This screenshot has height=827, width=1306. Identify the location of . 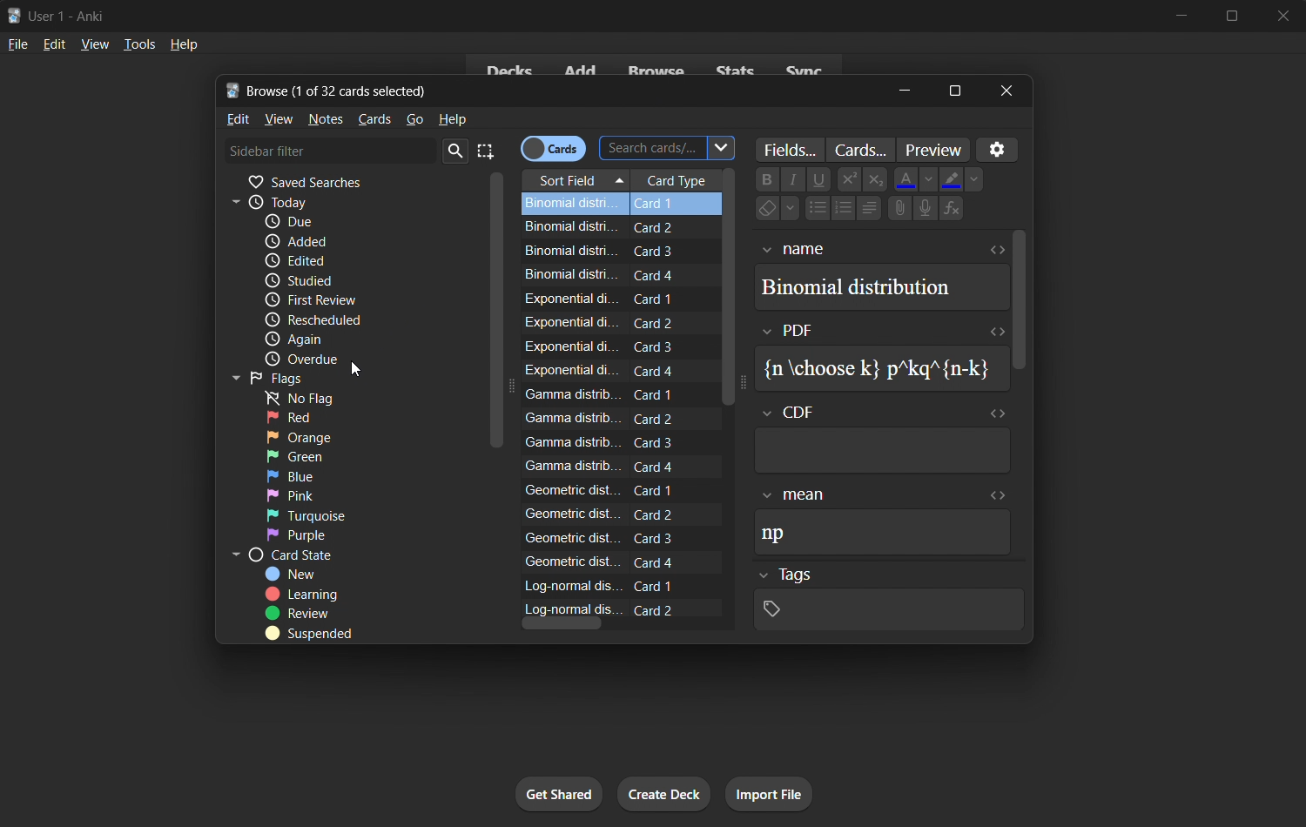
(765, 209).